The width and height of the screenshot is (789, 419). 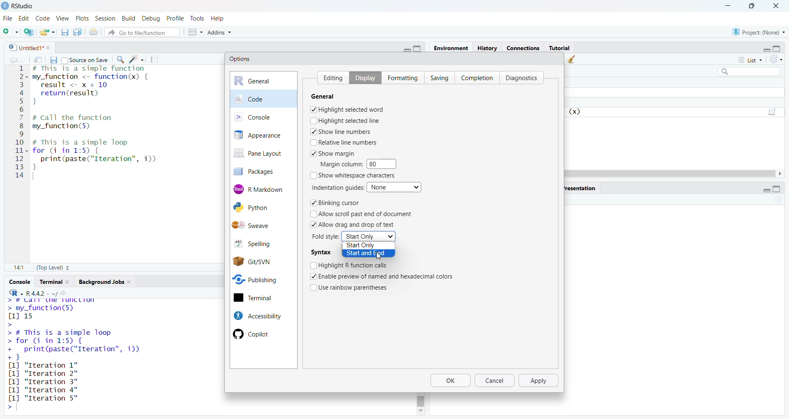 What do you see at coordinates (560, 47) in the screenshot?
I see `Tutorial` at bounding box center [560, 47].